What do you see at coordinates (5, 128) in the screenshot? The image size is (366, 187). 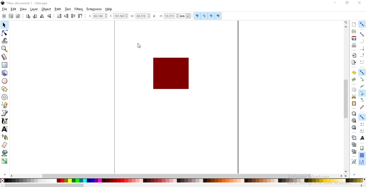 I see `create and edit text objects` at bounding box center [5, 128].